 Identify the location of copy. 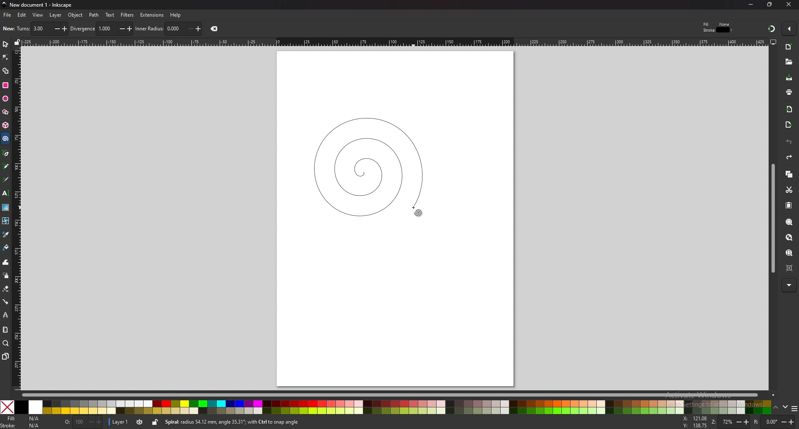
(789, 174).